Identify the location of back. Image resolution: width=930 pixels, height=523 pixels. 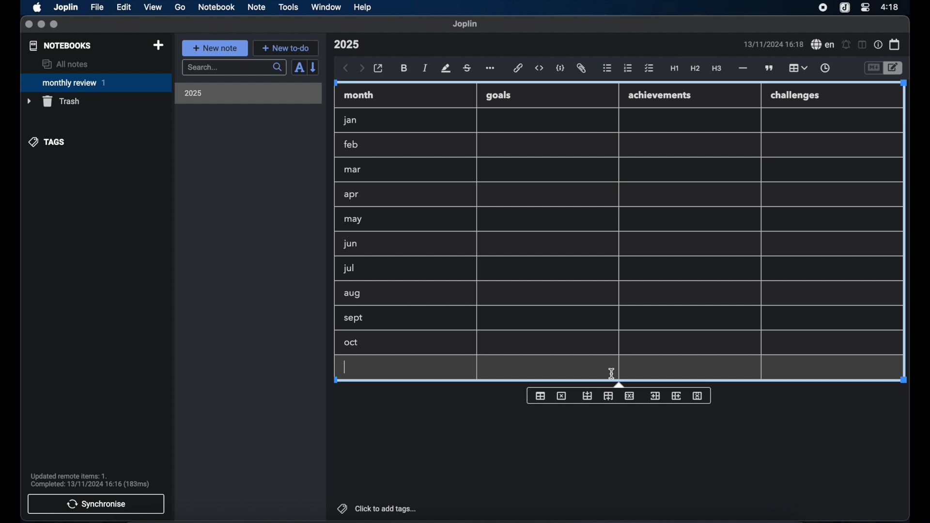
(346, 68).